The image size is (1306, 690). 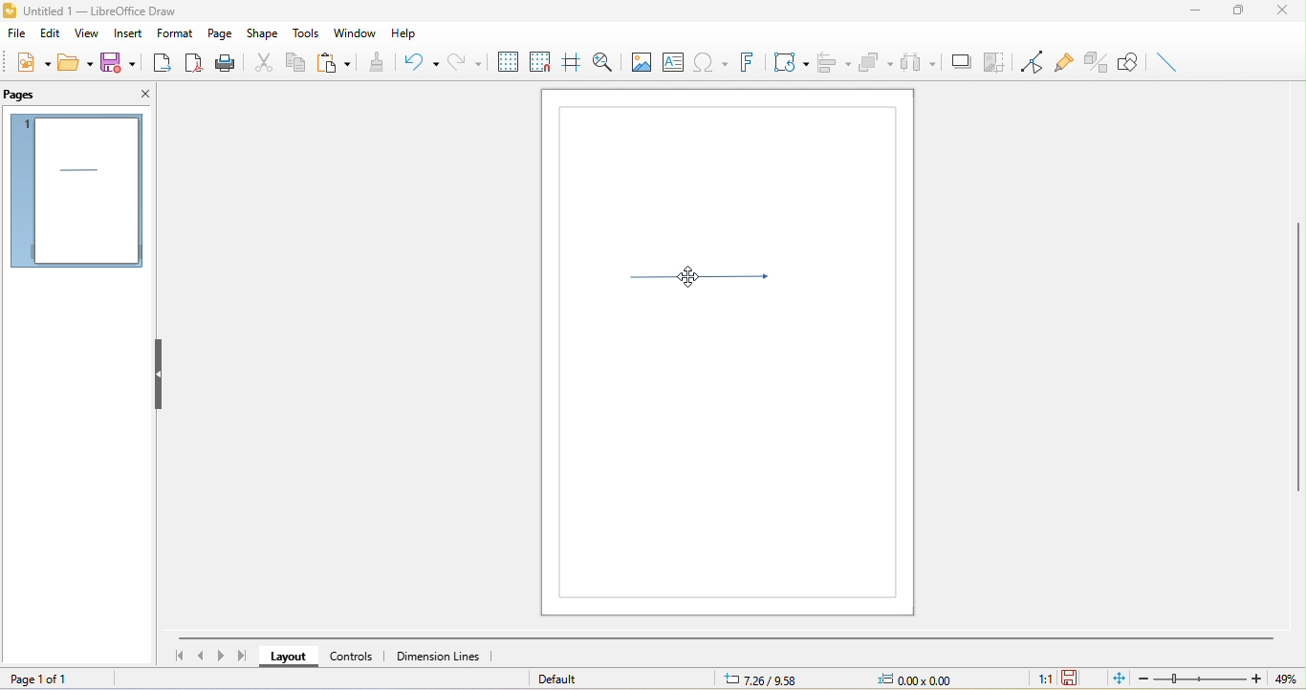 I want to click on new, so click(x=32, y=62).